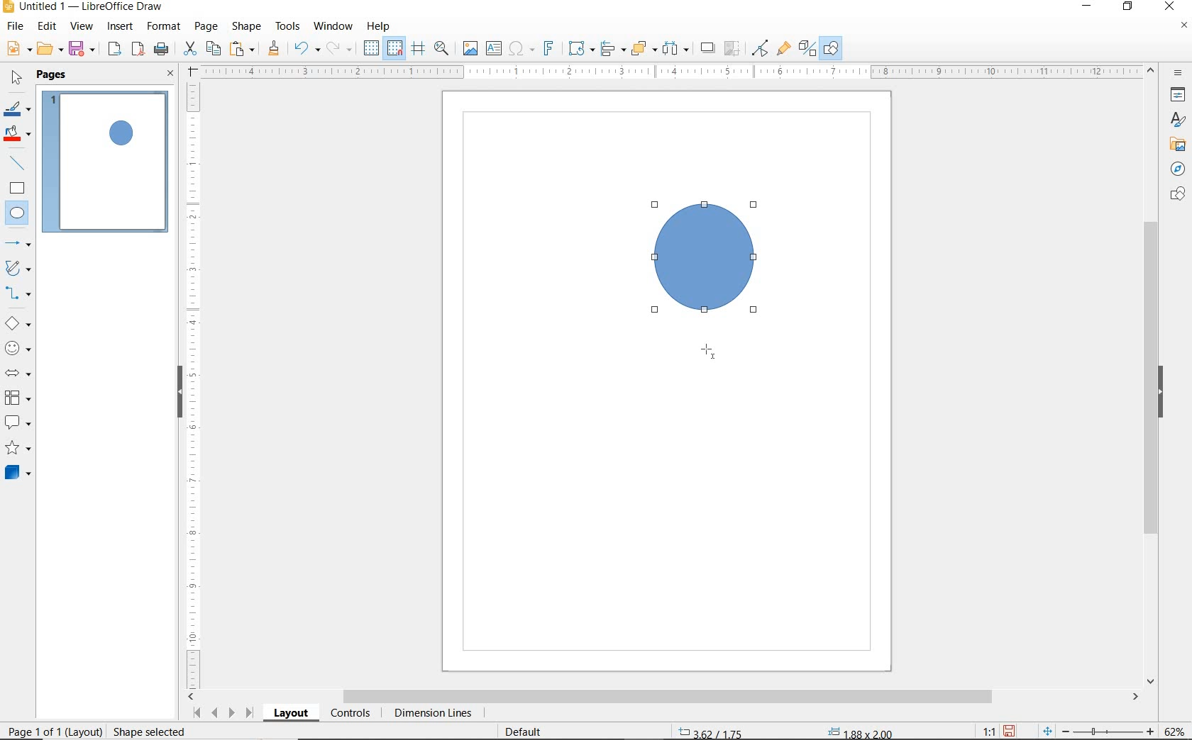 This screenshot has width=1192, height=740. Describe the element at coordinates (122, 28) in the screenshot. I see `INSERT` at that location.